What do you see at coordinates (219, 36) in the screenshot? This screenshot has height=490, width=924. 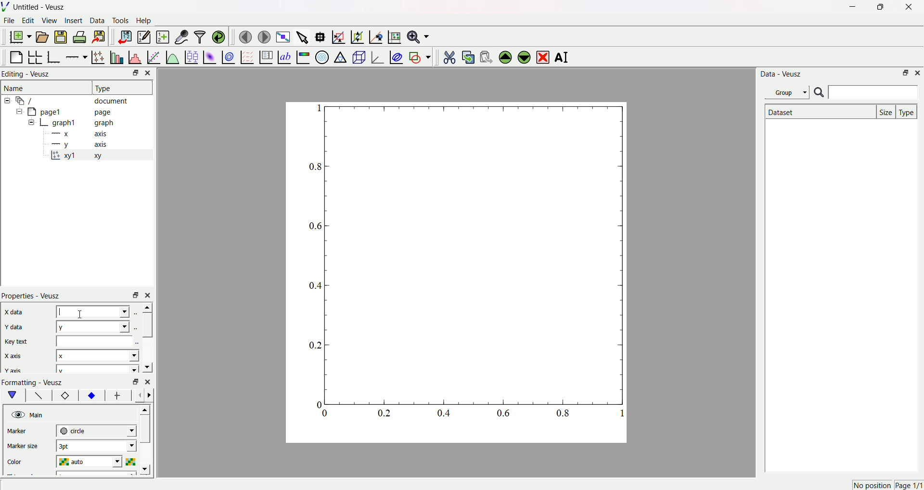 I see `reload linked datasets` at bounding box center [219, 36].